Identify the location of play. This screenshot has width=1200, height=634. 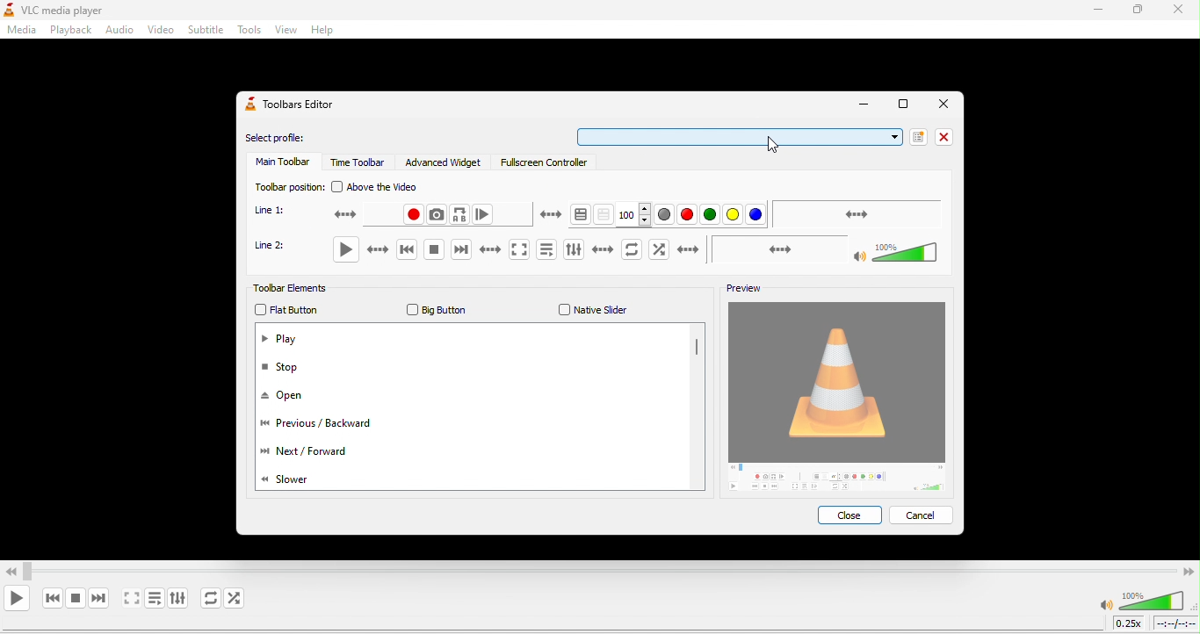
(363, 248).